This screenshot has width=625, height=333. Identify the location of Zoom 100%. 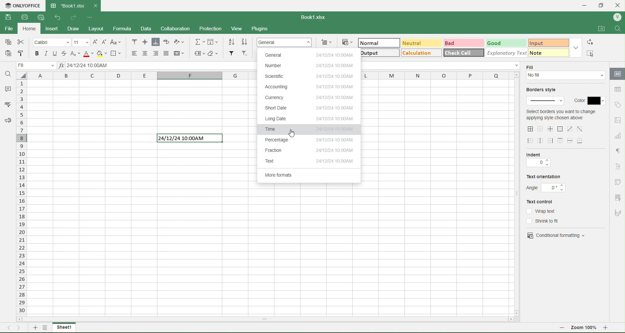
(585, 328).